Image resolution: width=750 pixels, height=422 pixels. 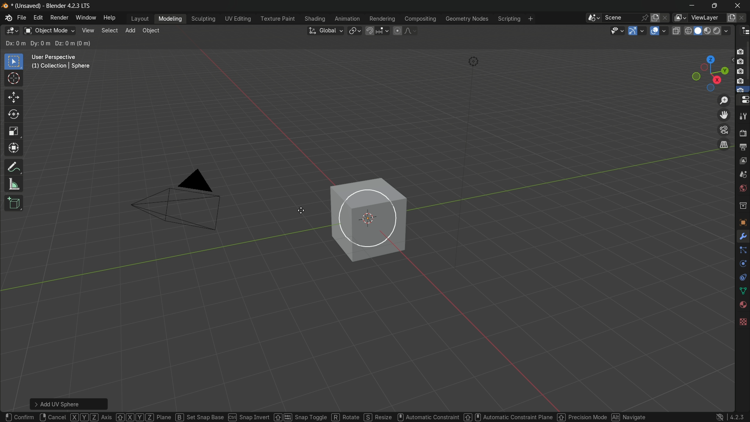 I want to click on Confirm, so click(x=19, y=417).